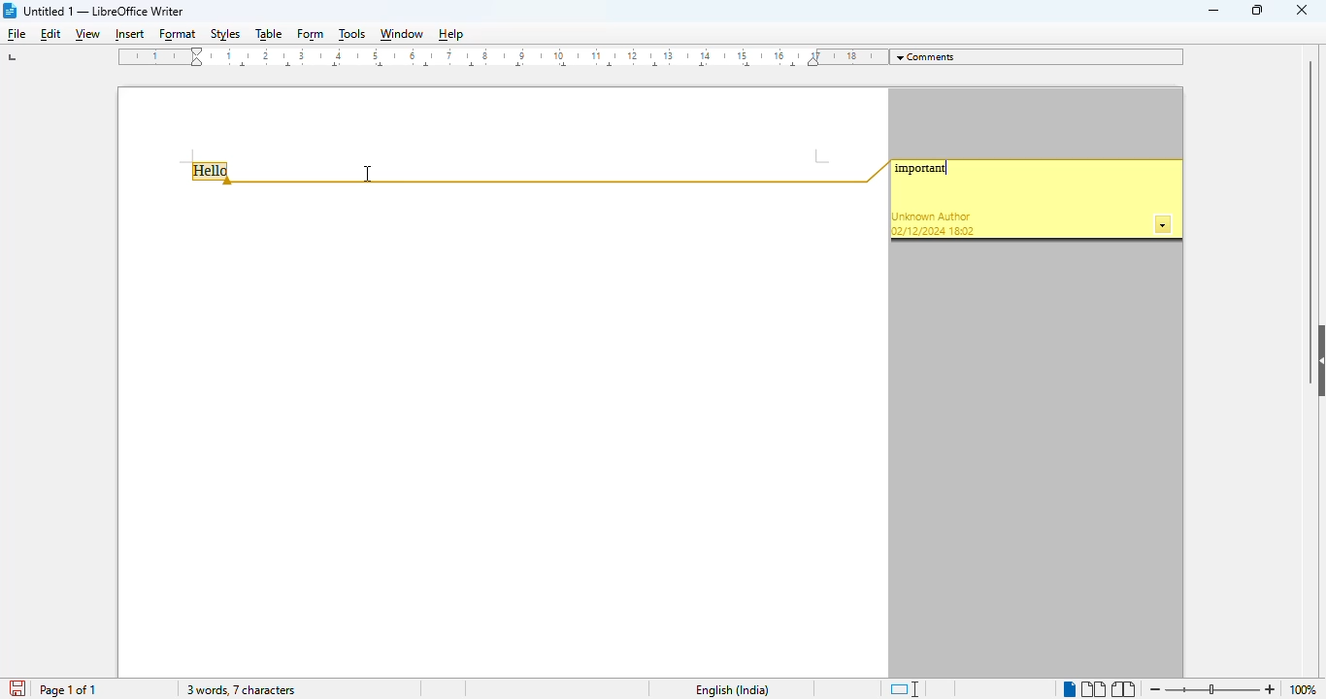 The image size is (1326, 699). I want to click on logo, so click(11, 11).